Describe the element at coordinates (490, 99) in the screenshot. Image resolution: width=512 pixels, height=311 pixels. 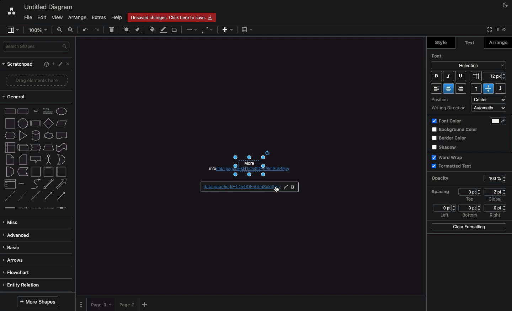
I see `center` at that location.